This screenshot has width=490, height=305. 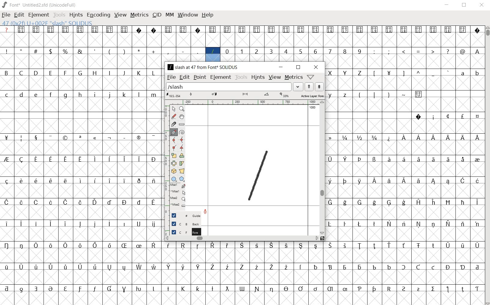 What do you see at coordinates (59, 15) in the screenshot?
I see `TOOLS` at bounding box center [59, 15].